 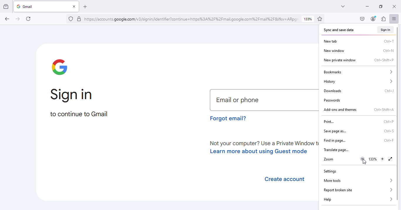 What do you see at coordinates (60, 67) in the screenshot?
I see `google logo` at bounding box center [60, 67].